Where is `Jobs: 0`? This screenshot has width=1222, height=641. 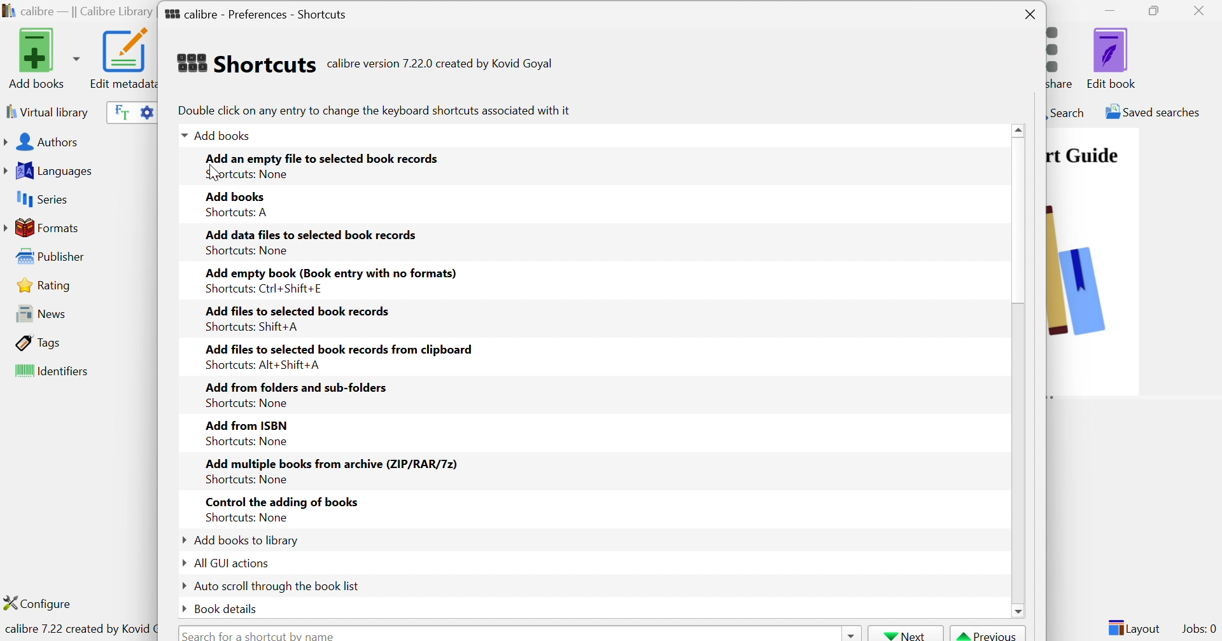 Jobs: 0 is located at coordinates (1200, 630).